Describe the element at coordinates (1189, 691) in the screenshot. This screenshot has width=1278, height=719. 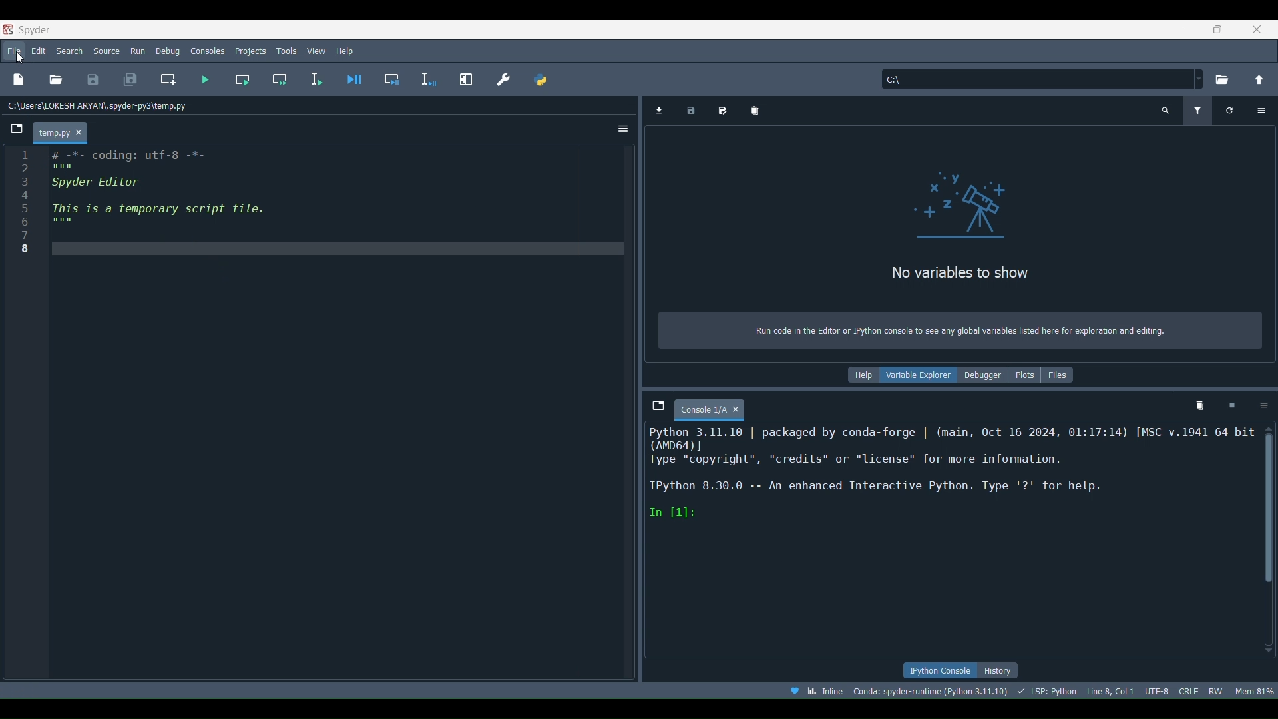
I see `File EOL Status` at that location.